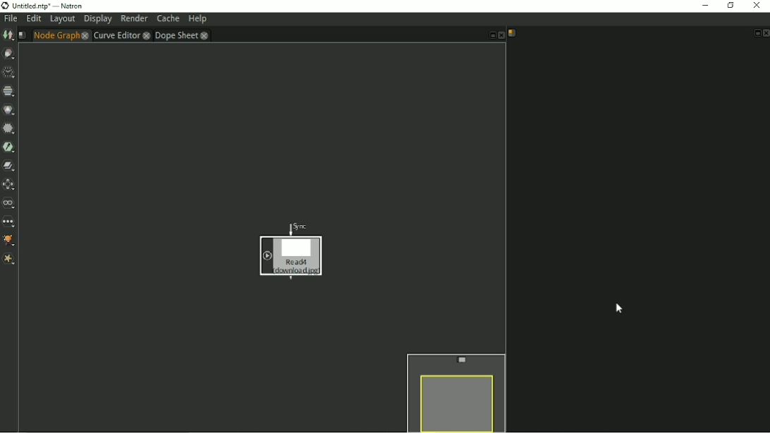  Describe the element at coordinates (182, 35) in the screenshot. I see `Dope sheet` at that location.